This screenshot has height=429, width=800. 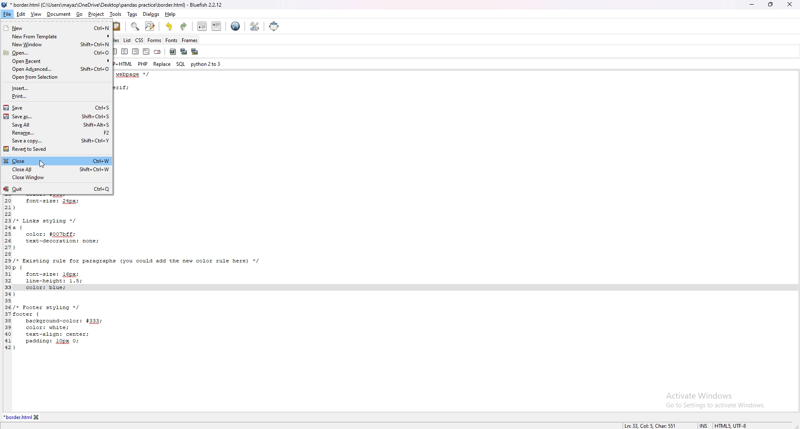 What do you see at coordinates (97, 14) in the screenshot?
I see `project` at bounding box center [97, 14].